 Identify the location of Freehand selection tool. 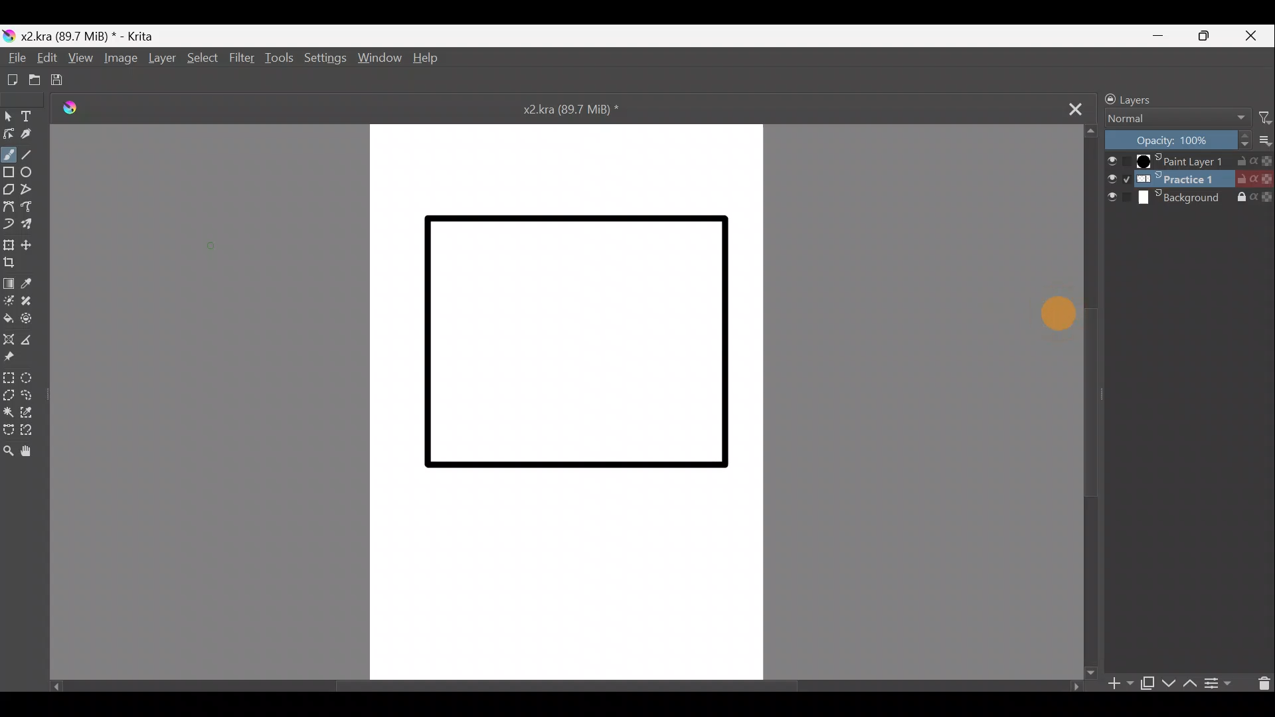
(31, 394).